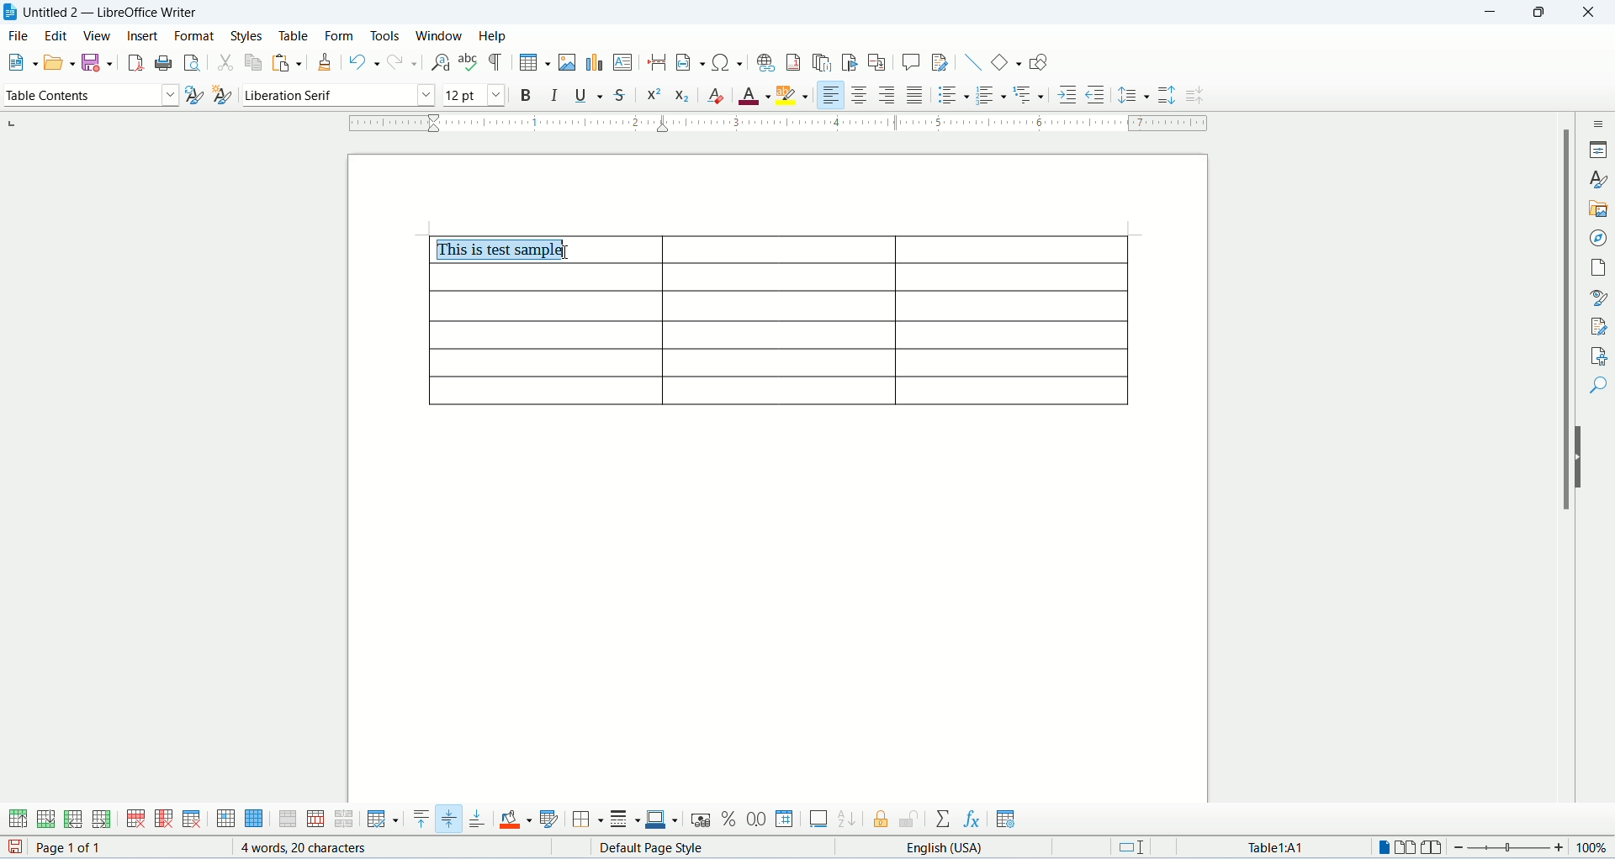 This screenshot has width=1615, height=859. What do you see at coordinates (97, 36) in the screenshot?
I see `view` at bounding box center [97, 36].